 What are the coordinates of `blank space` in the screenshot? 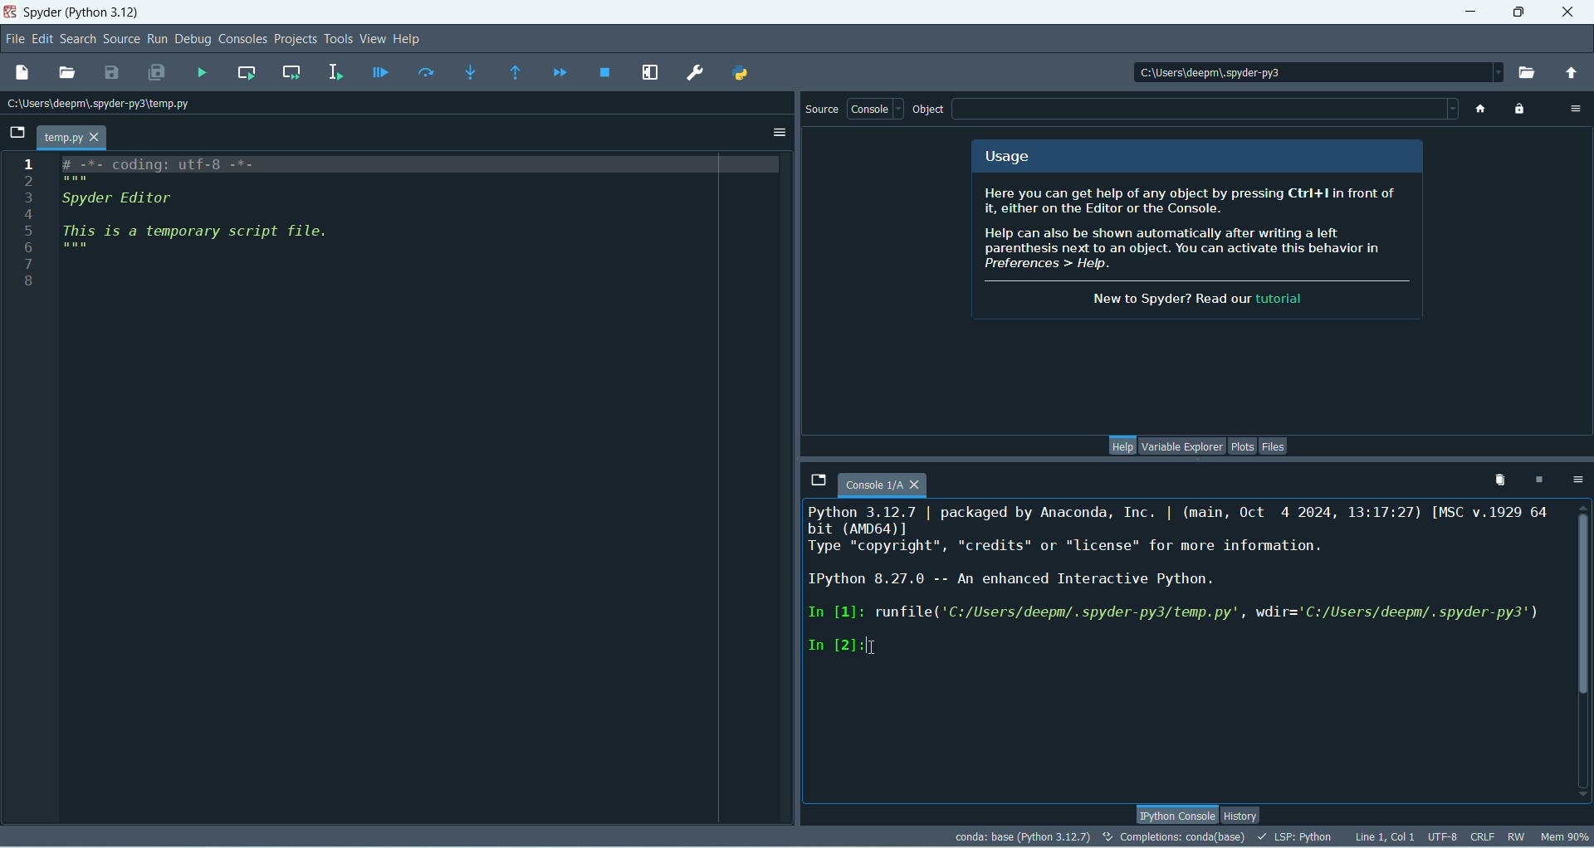 It's located at (1206, 109).